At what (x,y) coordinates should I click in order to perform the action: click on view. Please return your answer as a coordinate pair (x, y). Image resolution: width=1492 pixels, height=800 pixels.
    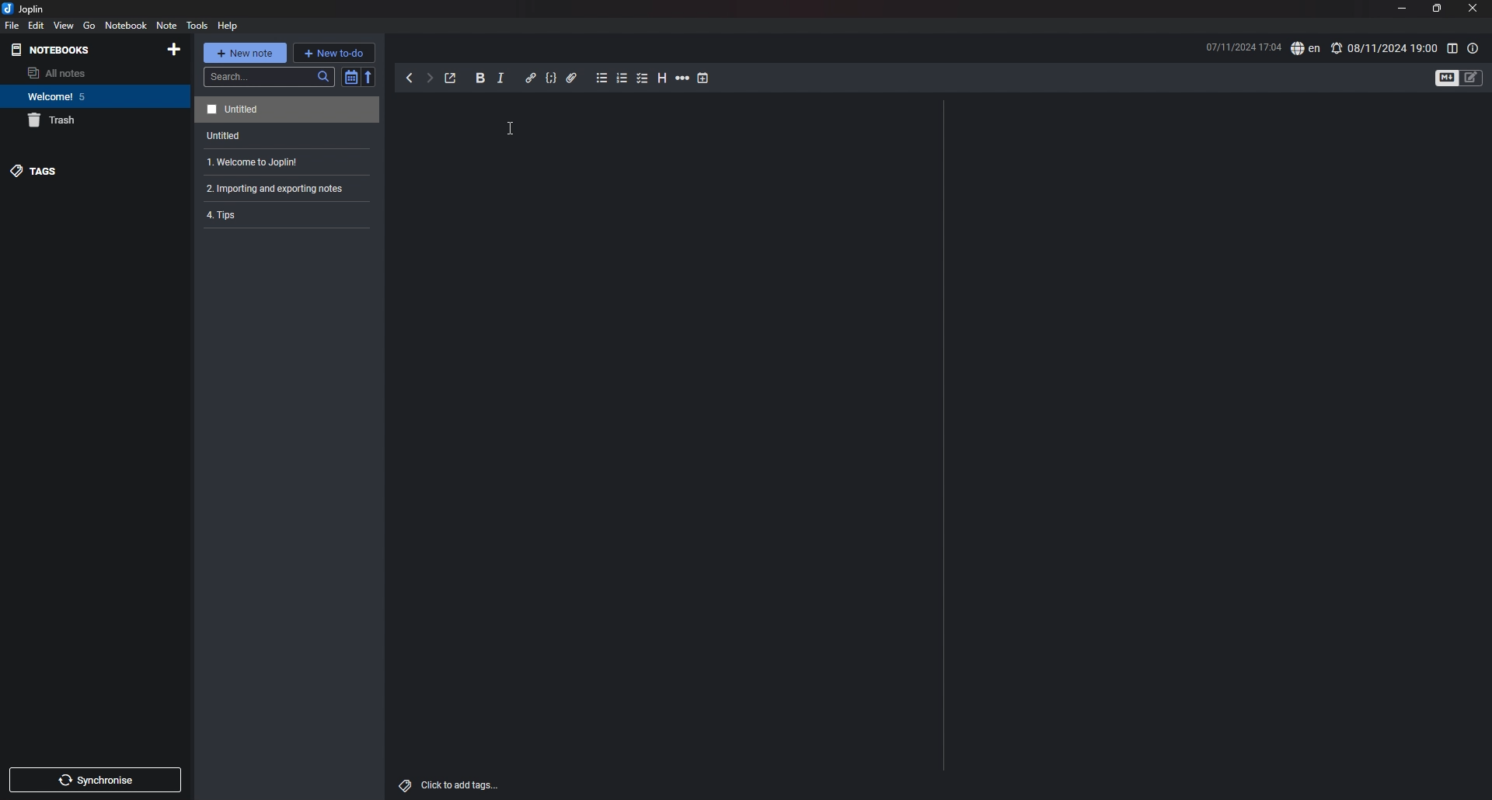
    Looking at the image, I should click on (64, 26).